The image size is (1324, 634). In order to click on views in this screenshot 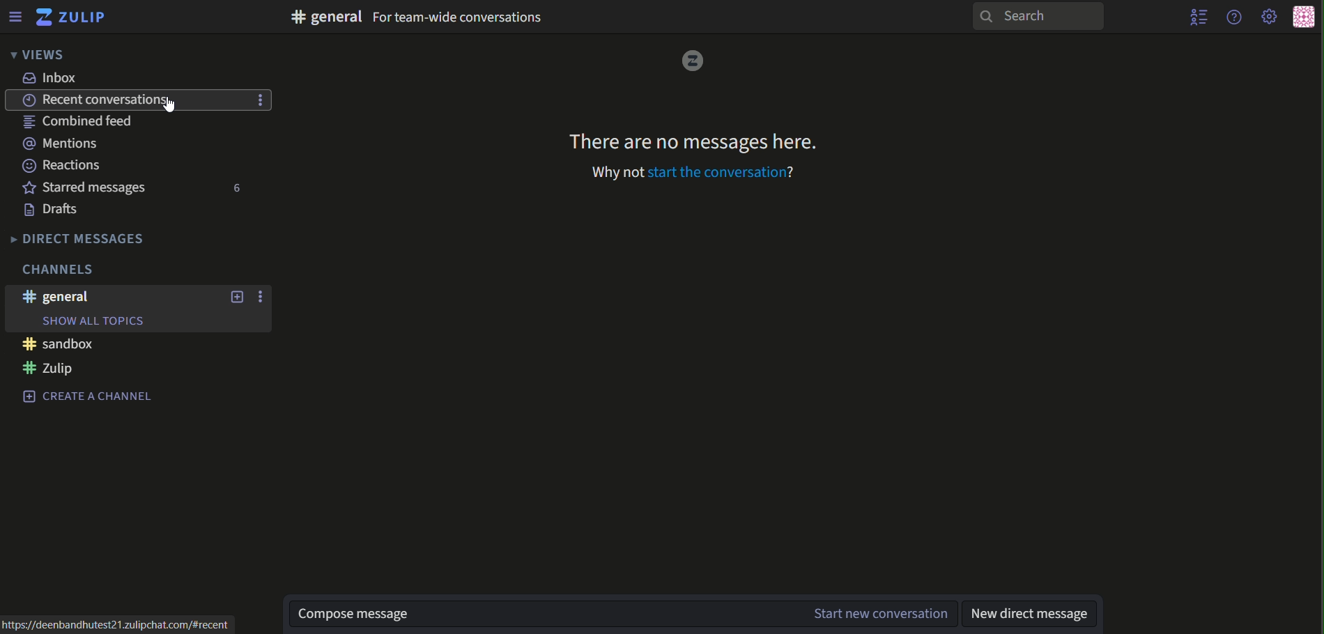, I will do `click(36, 54)`.